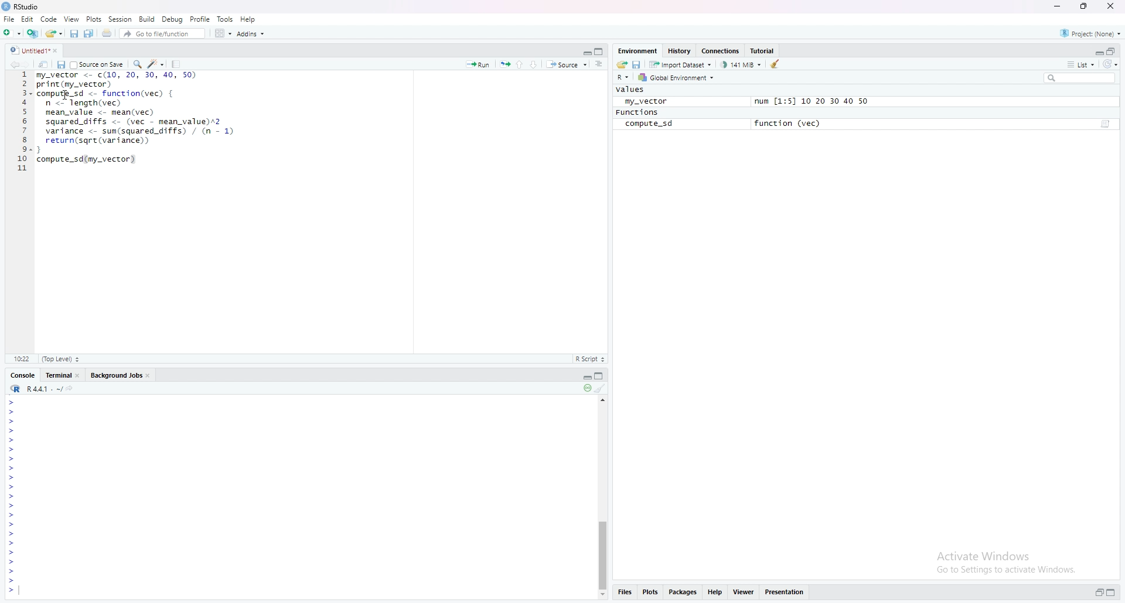 The height and width of the screenshot is (603, 1125). Describe the element at coordinates (172, 19) in the screenshot. I see `Debug` at that location.